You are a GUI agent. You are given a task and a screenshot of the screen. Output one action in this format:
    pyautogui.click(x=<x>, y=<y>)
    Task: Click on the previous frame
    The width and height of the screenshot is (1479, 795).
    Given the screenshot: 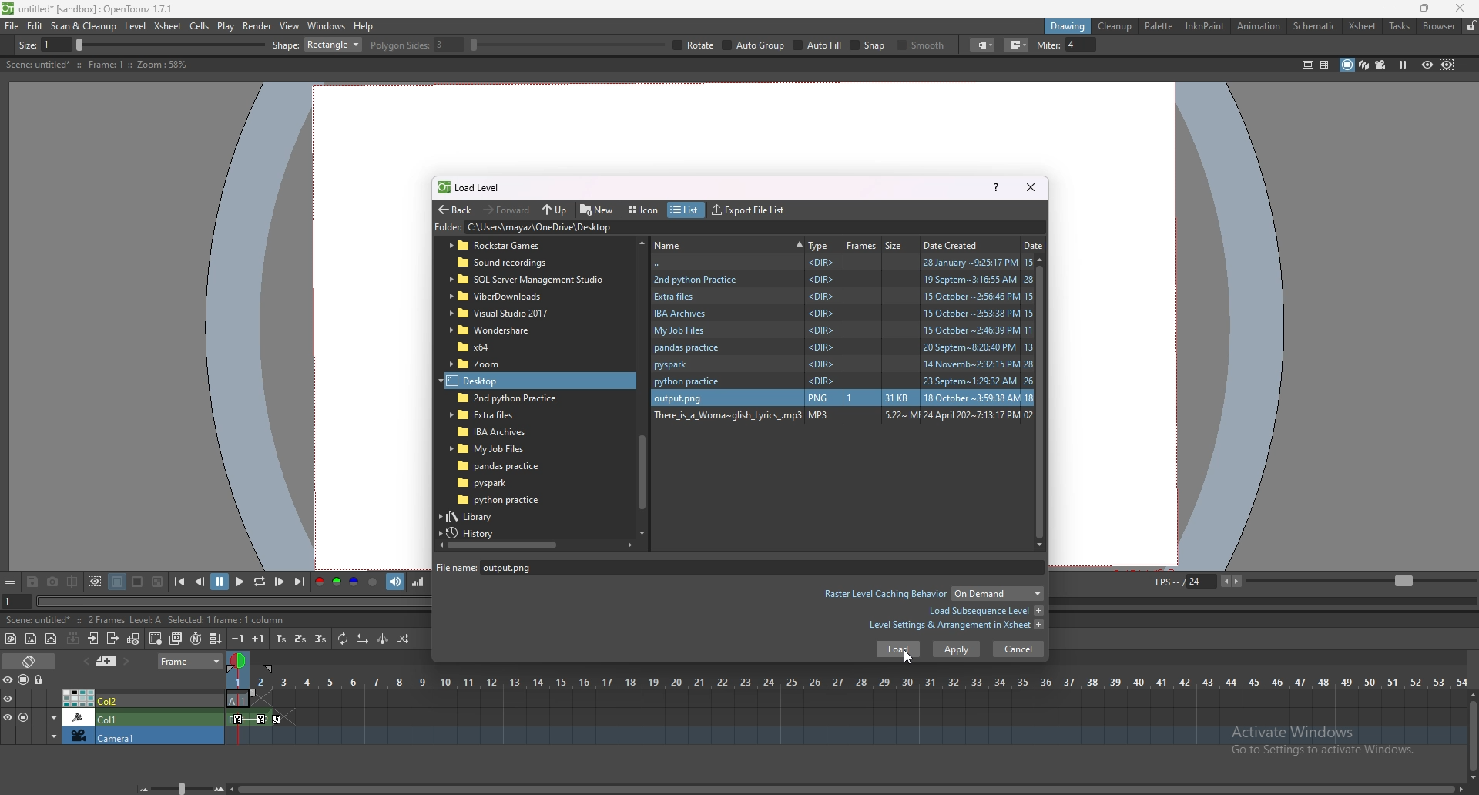 What is the action you would take?
    pyautogui.click(x=201, y=581)
    